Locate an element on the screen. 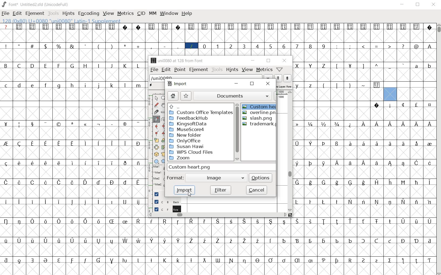 This screenshot has height=275, width=441. glyph is located at coordinates (125, 85).